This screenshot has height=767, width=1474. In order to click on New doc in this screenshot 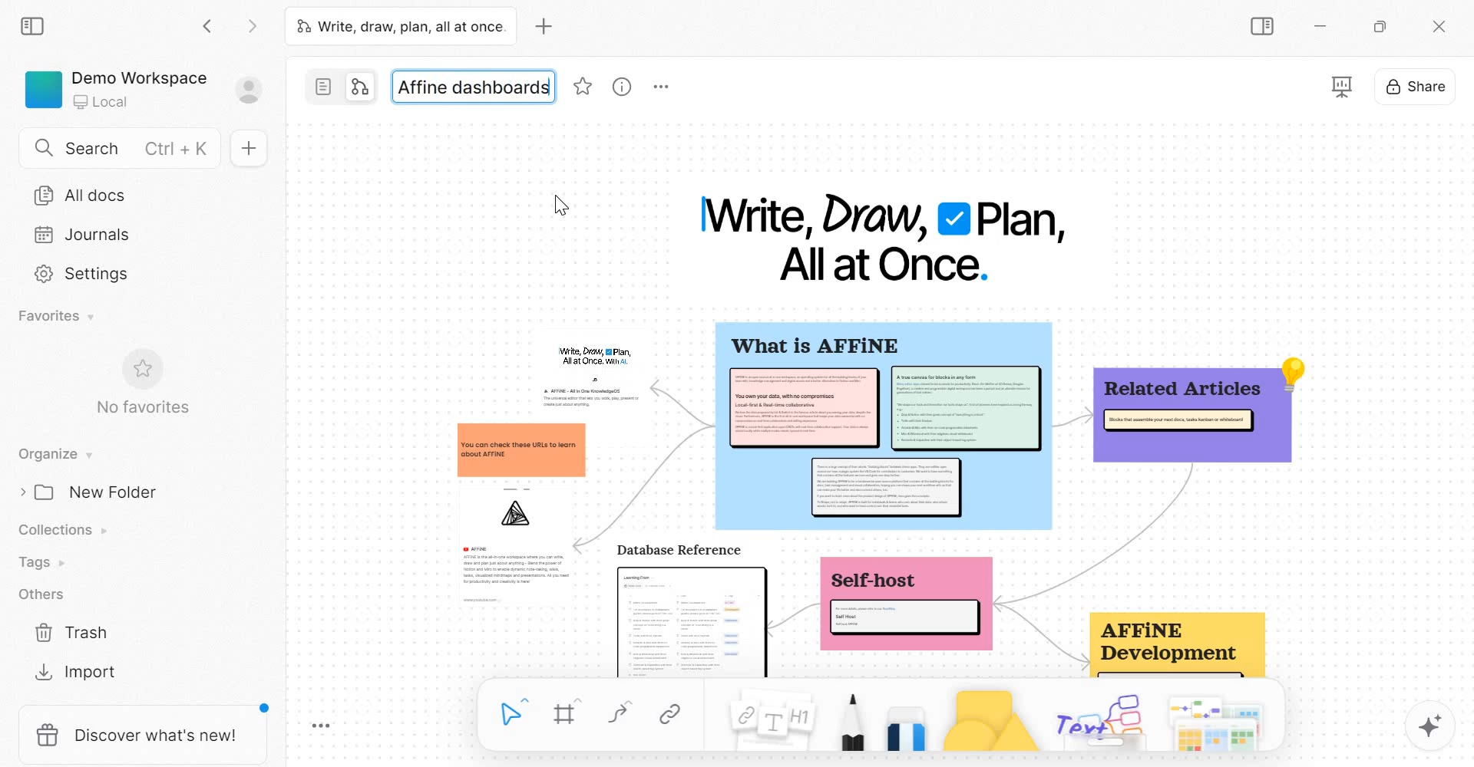, I will do `click(248, 150)`.